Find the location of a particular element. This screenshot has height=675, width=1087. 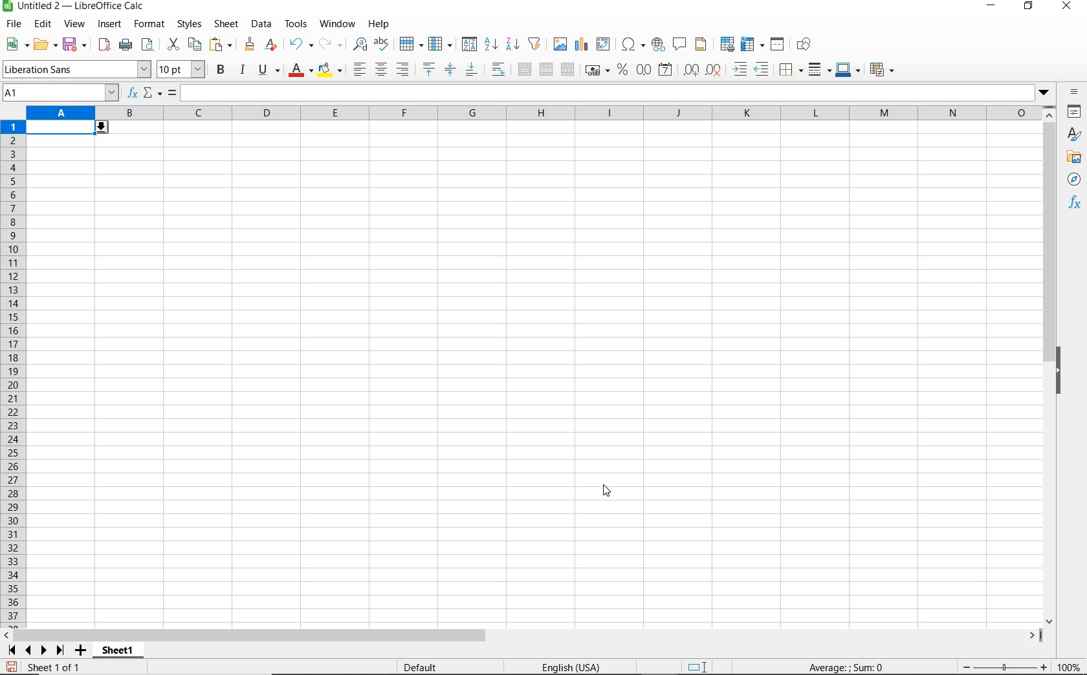

columns is located at coordinates (533, 114).